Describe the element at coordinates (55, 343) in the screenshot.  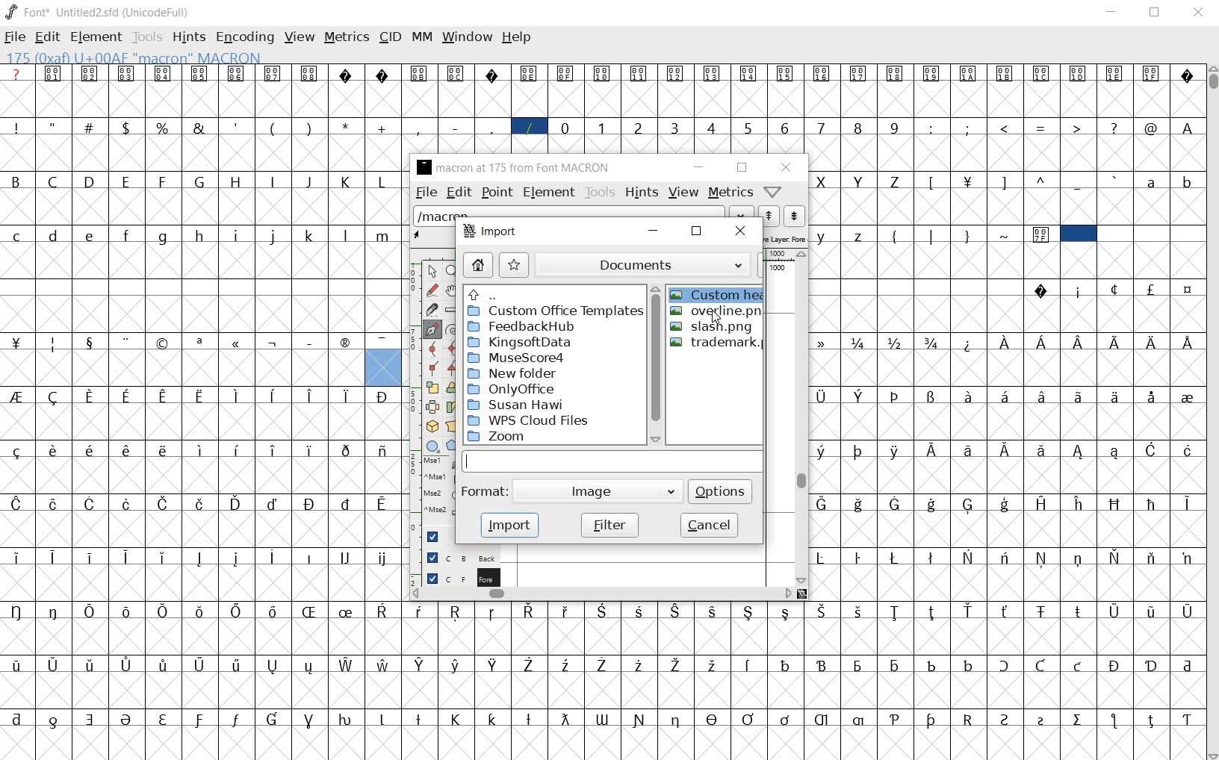
I see `Symbol` at that location.